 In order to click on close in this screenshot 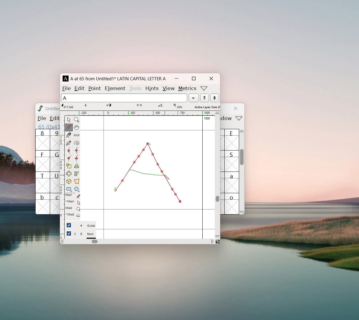, I will do `click(236, 108)`.